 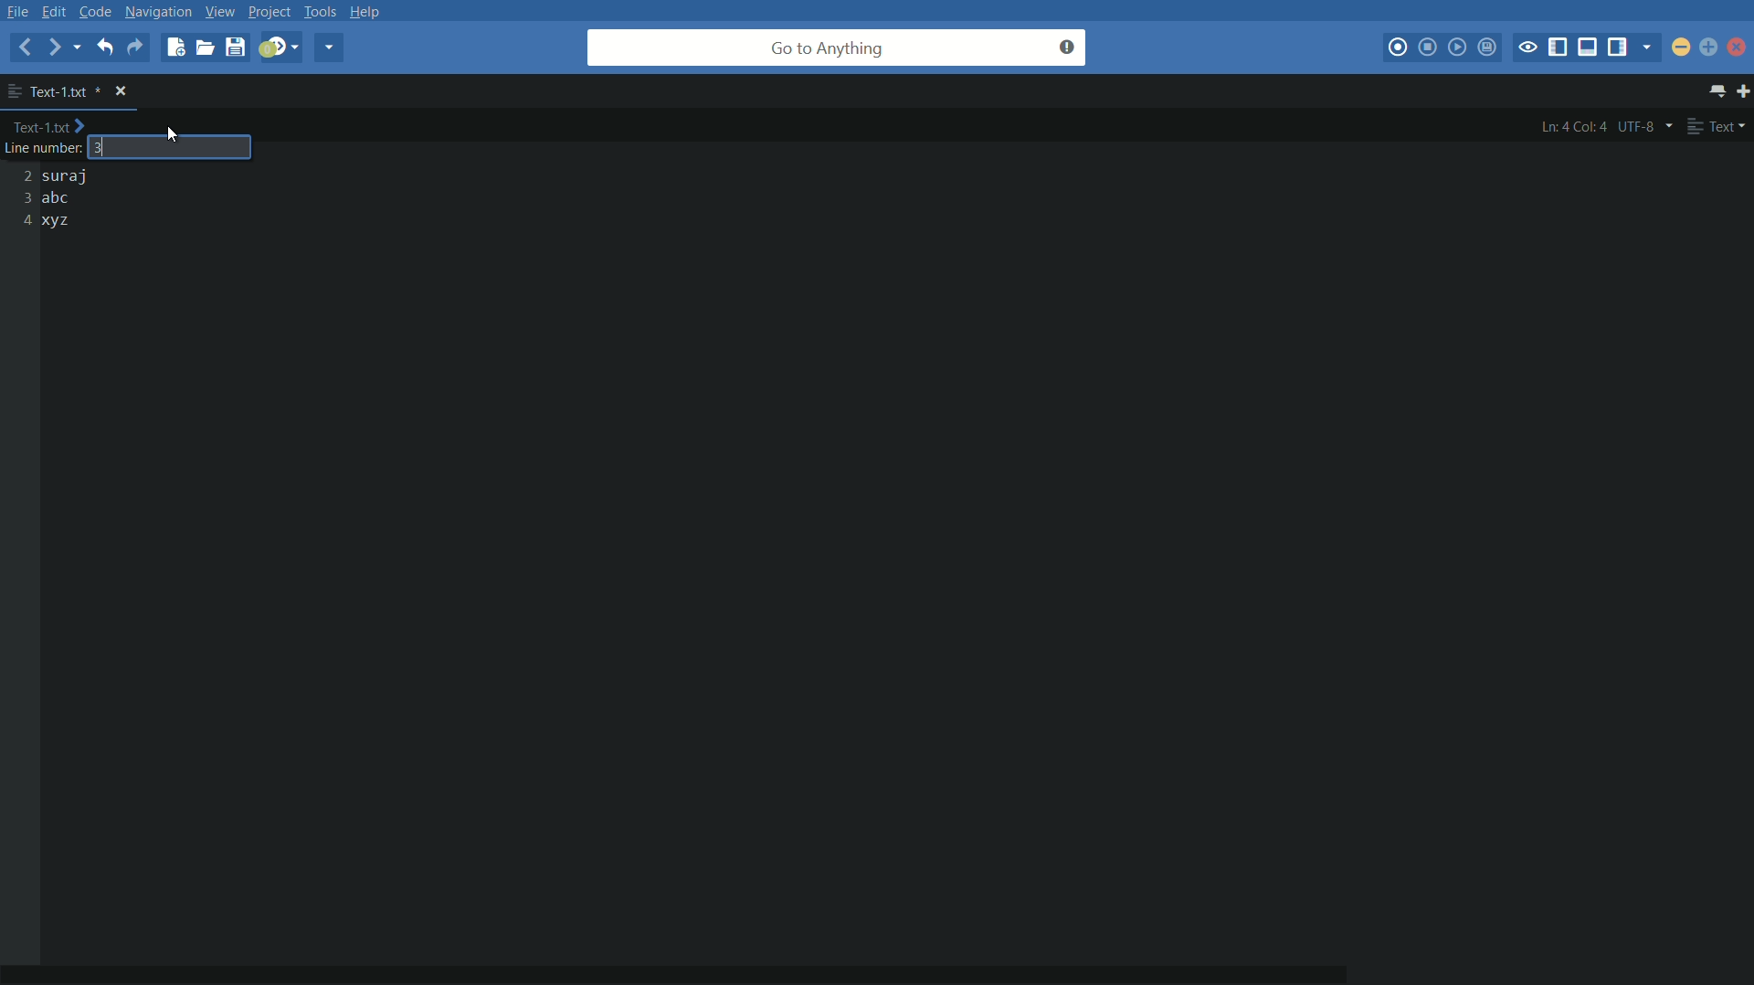 What do you see at coordinates (1400, 48) in the screenshot?
I see `start macro` at bounding box center [1400, 48].